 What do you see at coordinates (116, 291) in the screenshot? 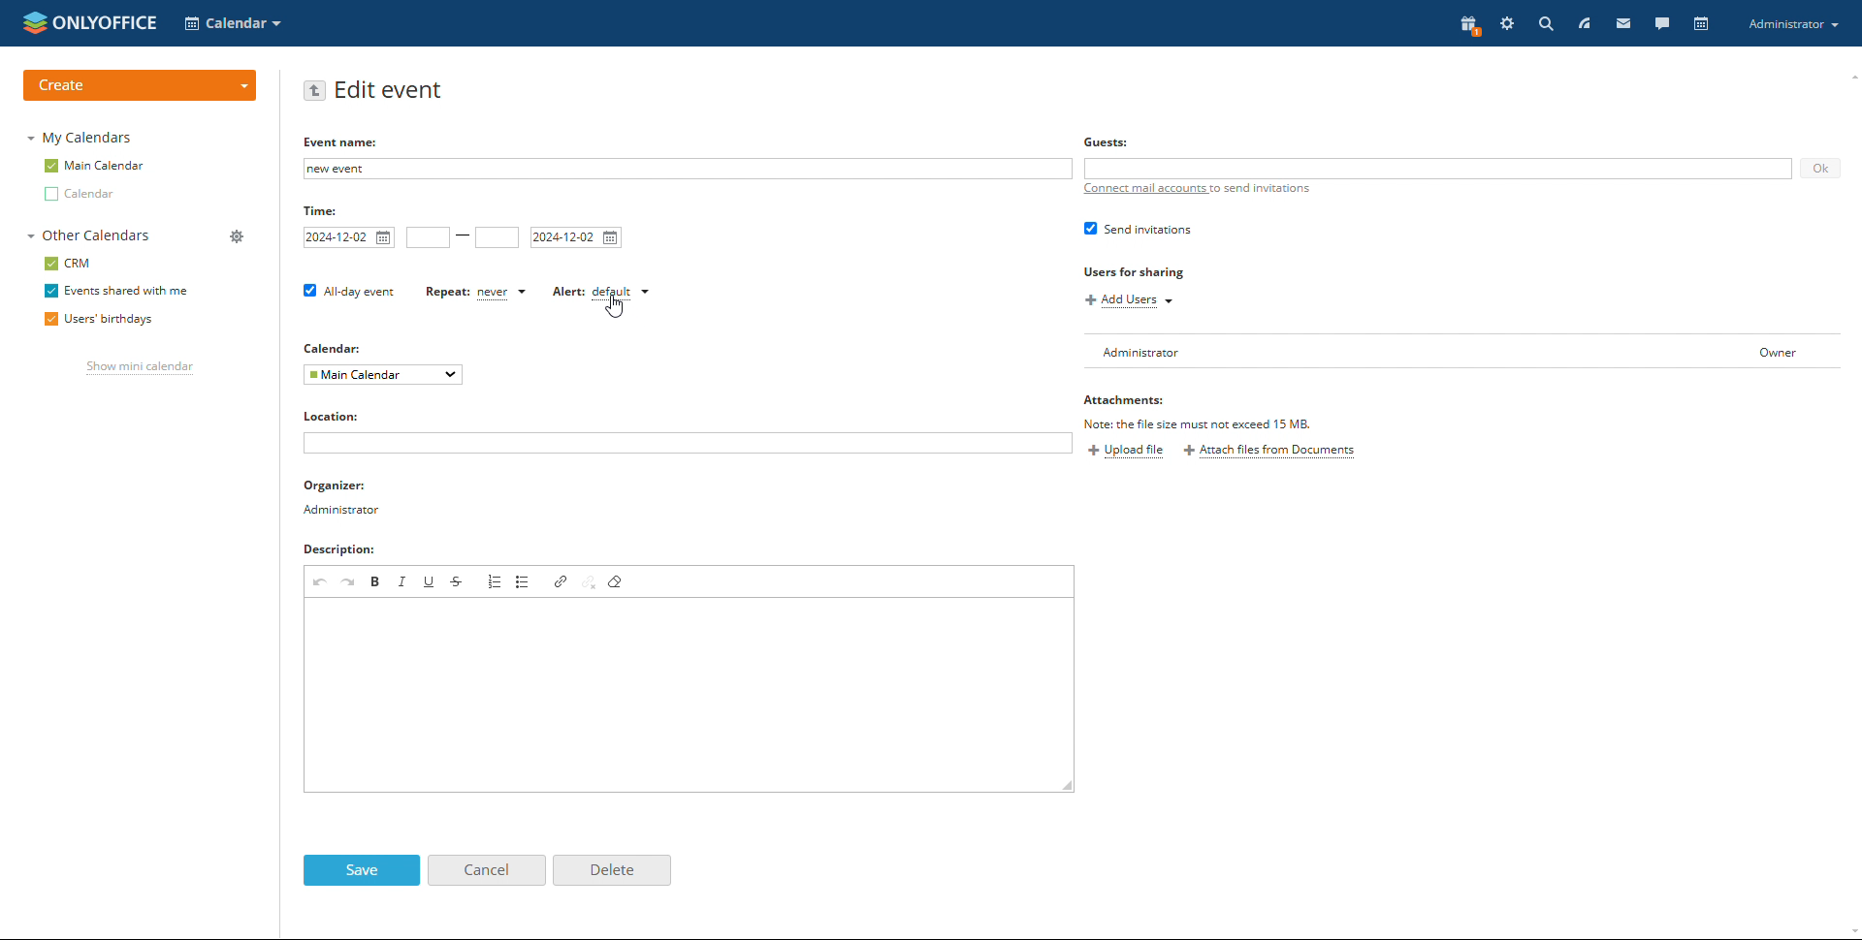
I see `events shared with me` at bounding box center [116, 291].